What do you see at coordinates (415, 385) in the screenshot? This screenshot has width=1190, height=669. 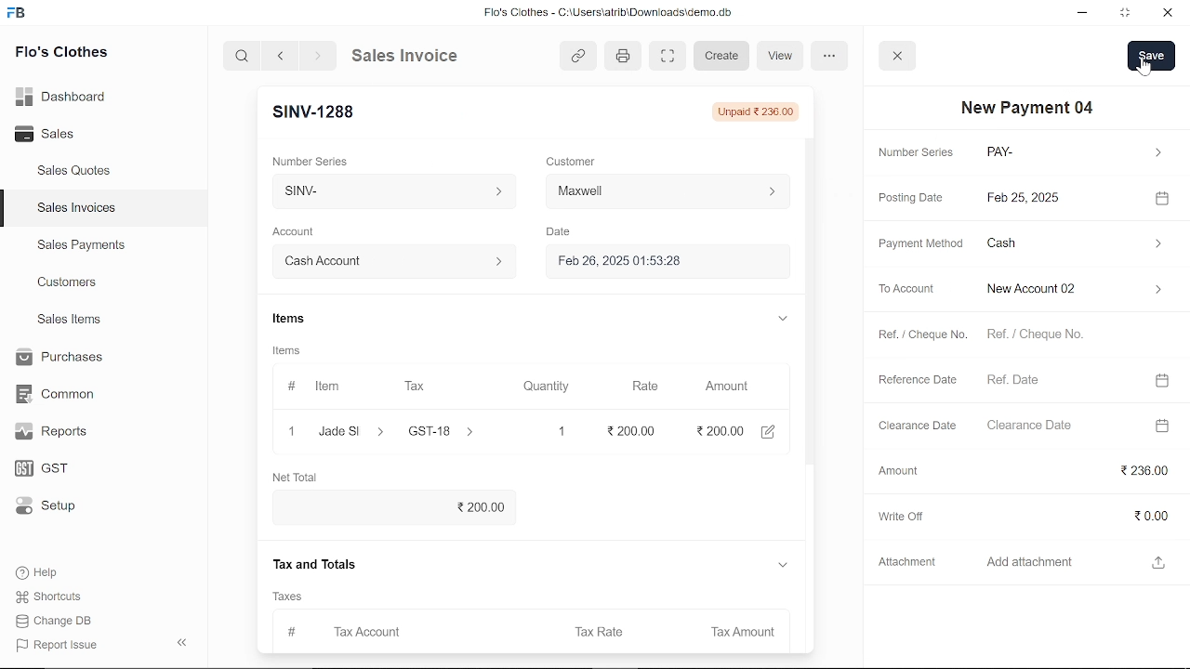 I see `Tax` at bounding box center [415, 385].